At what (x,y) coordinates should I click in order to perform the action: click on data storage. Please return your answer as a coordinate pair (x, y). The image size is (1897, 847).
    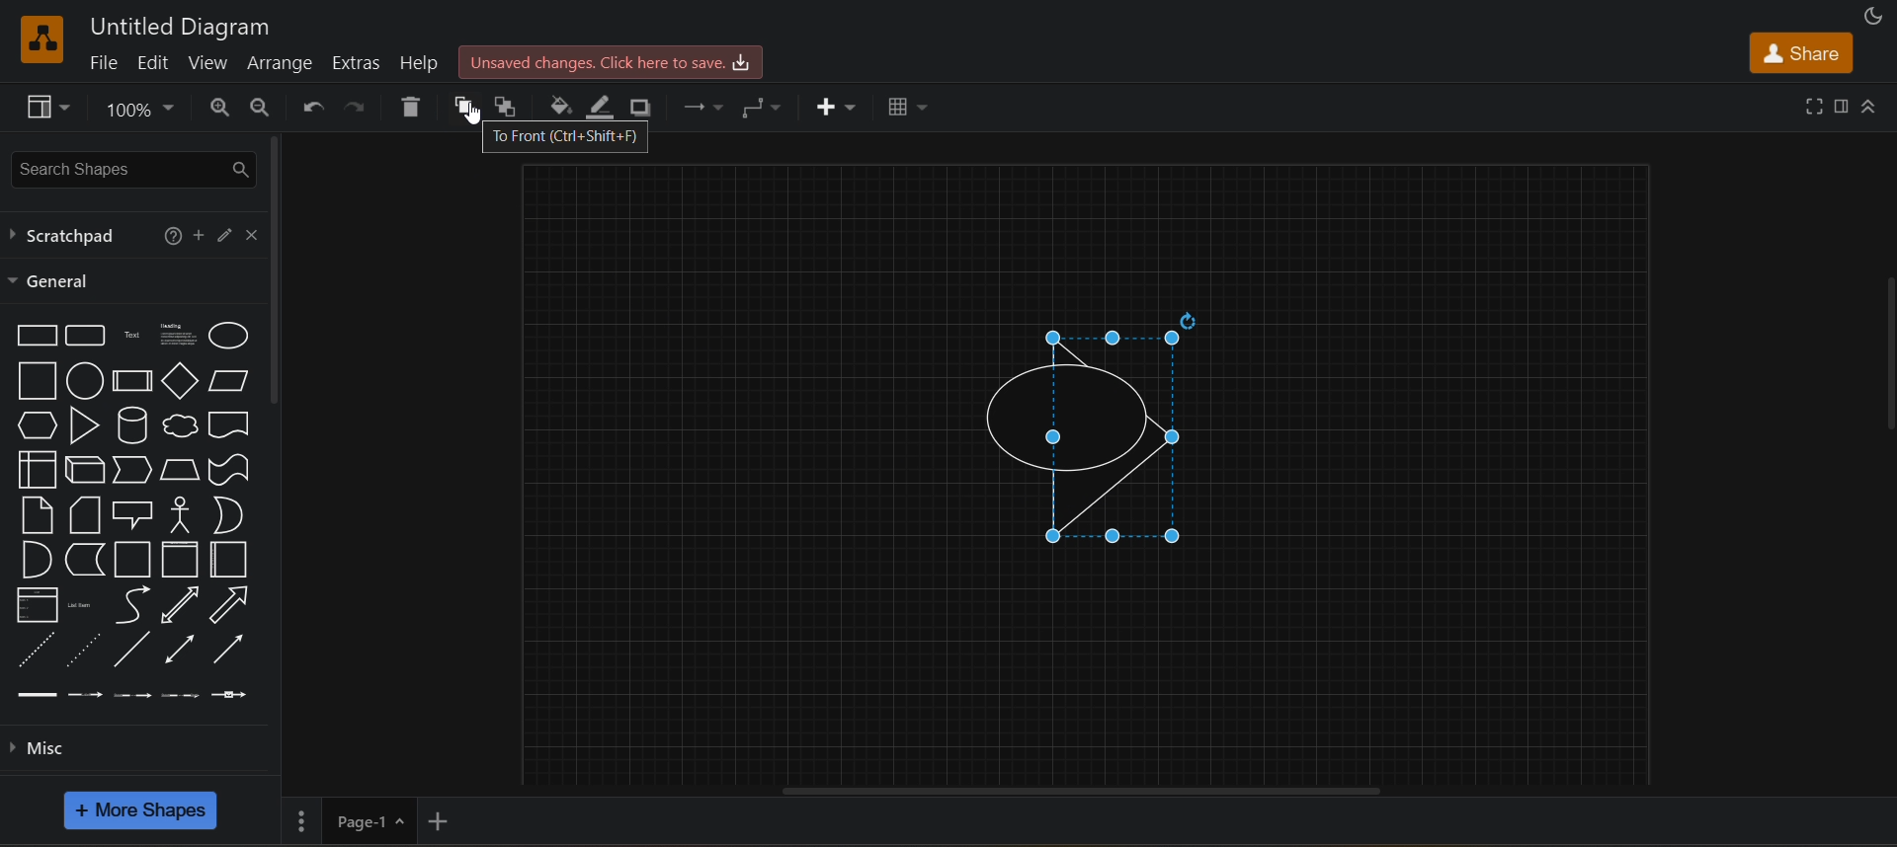
    Looking at the image, I should click on (84, 559).